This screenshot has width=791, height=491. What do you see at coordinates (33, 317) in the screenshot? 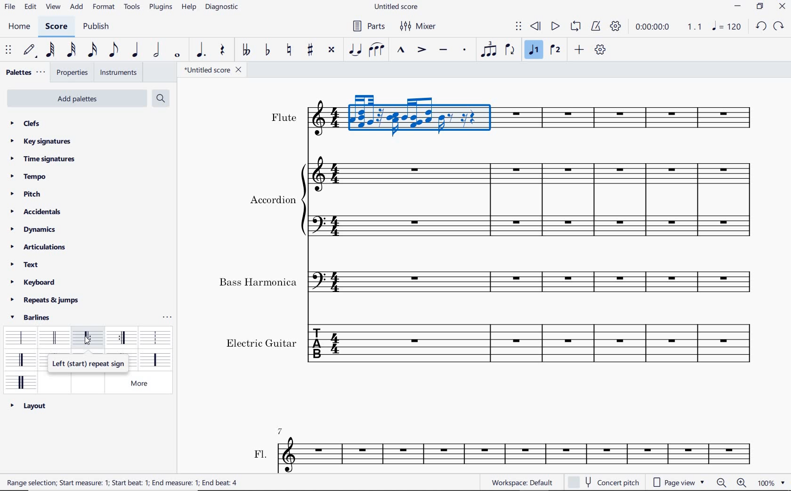
I see `barlines` at bounding box center [33, 317].